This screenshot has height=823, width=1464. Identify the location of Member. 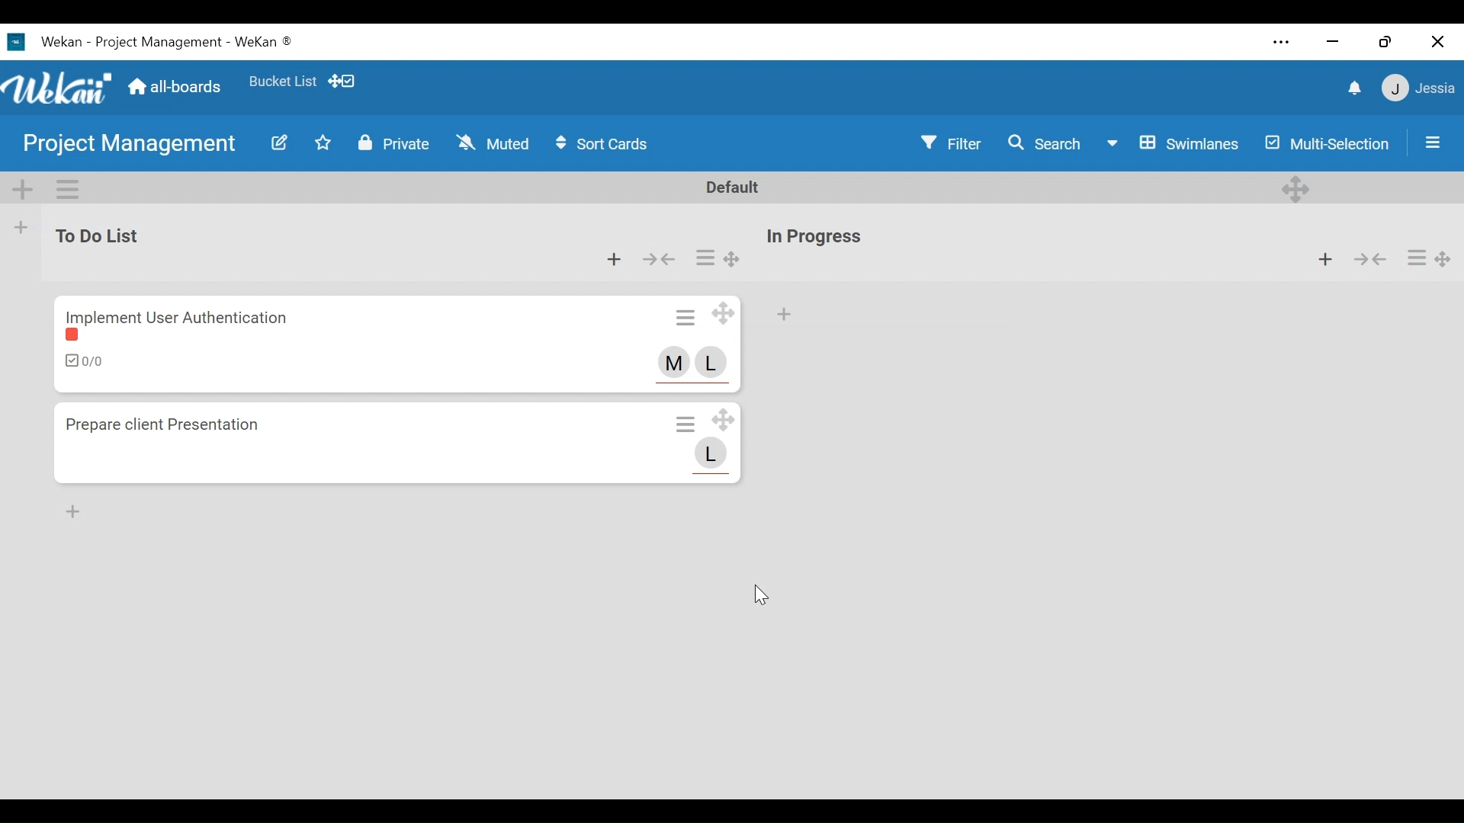
(715, 362).